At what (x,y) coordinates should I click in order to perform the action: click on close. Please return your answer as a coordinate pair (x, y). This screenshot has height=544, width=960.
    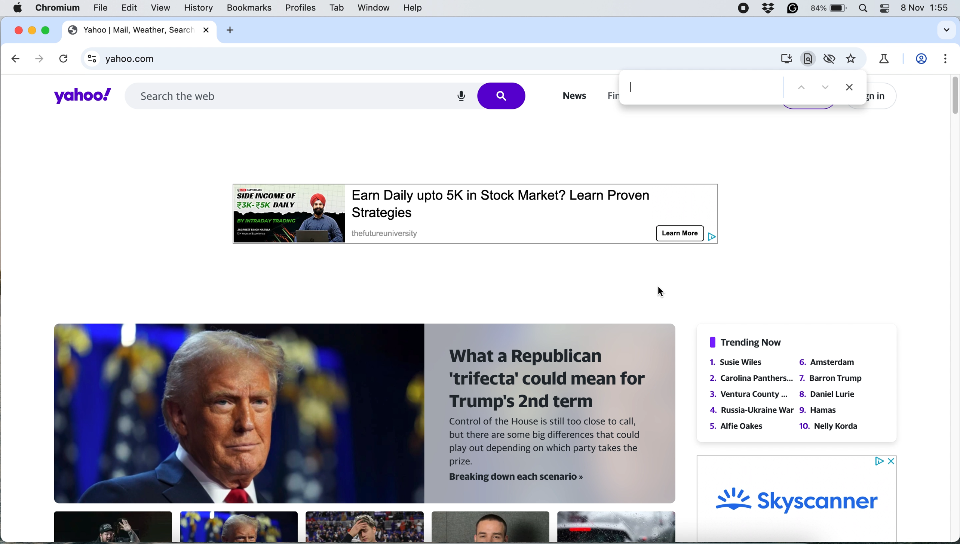
    Looking at the image, I should click on (17, 30).